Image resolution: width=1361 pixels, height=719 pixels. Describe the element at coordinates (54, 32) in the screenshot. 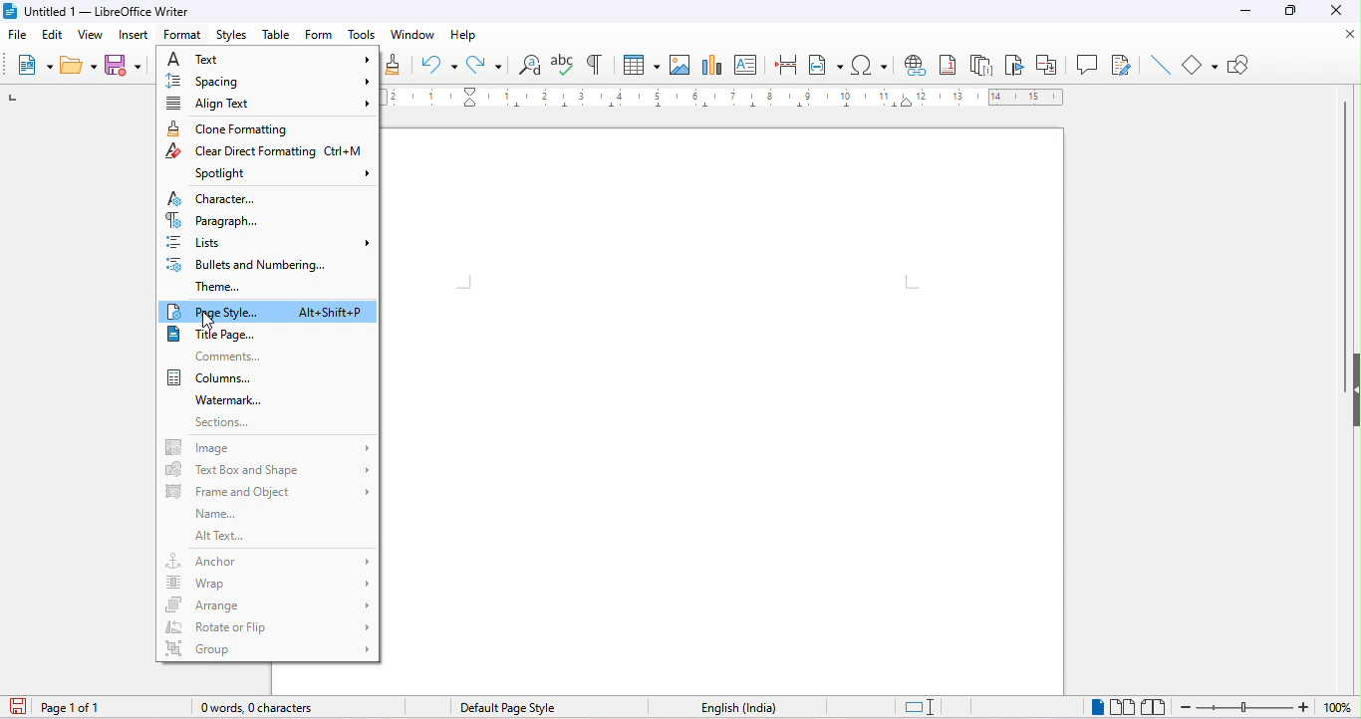

I see `edit` at that location.